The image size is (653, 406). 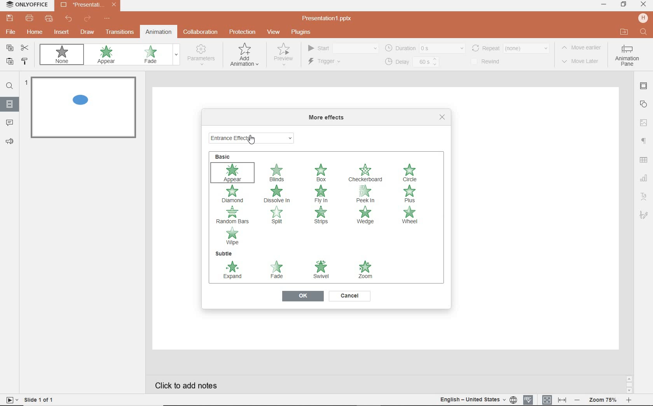 I want to click on transitions, so click(x=120, y=33).